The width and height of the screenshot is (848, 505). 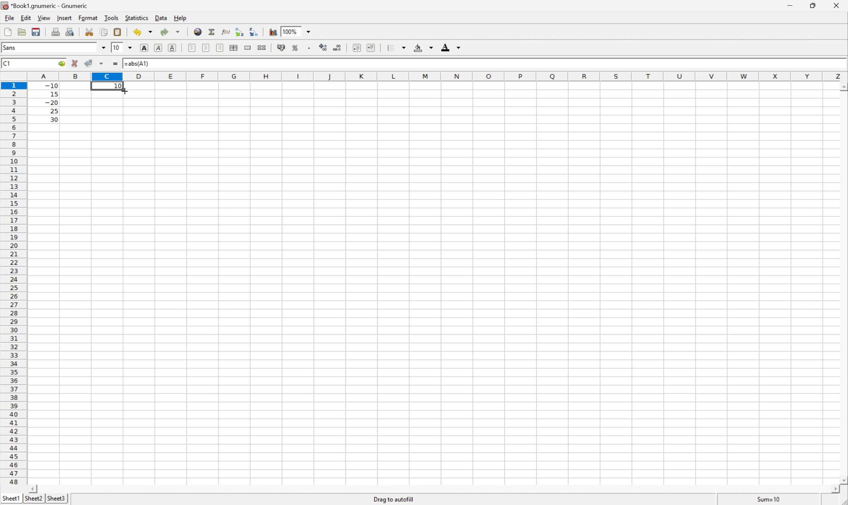 What do you see at coordinates (212, 32) in the screenshot?
I see `Sum into the current cell` at bounding box center [212, 32].